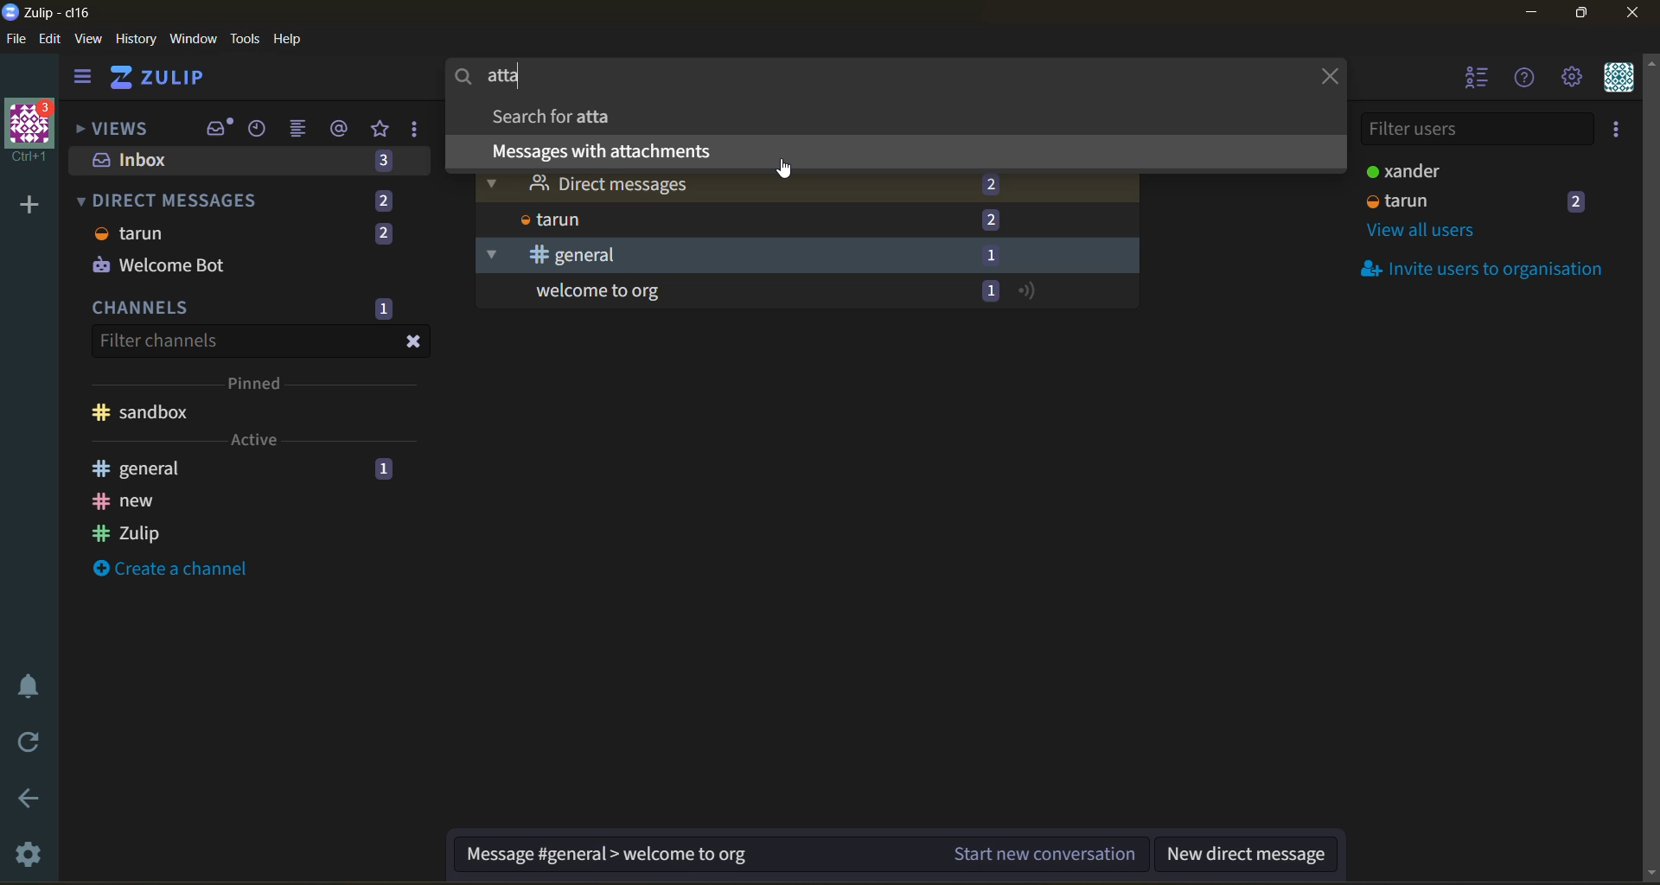 This screenshot has height=885, width=1660. I want to click on Message #general > welcome to org, so click(606, 856).